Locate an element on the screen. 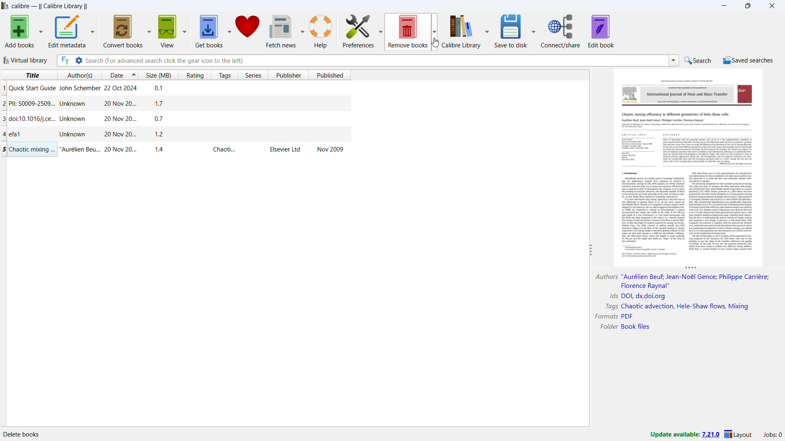 This screenshot has height=441, width=785. sort by date is located at coordinates (115, 75).